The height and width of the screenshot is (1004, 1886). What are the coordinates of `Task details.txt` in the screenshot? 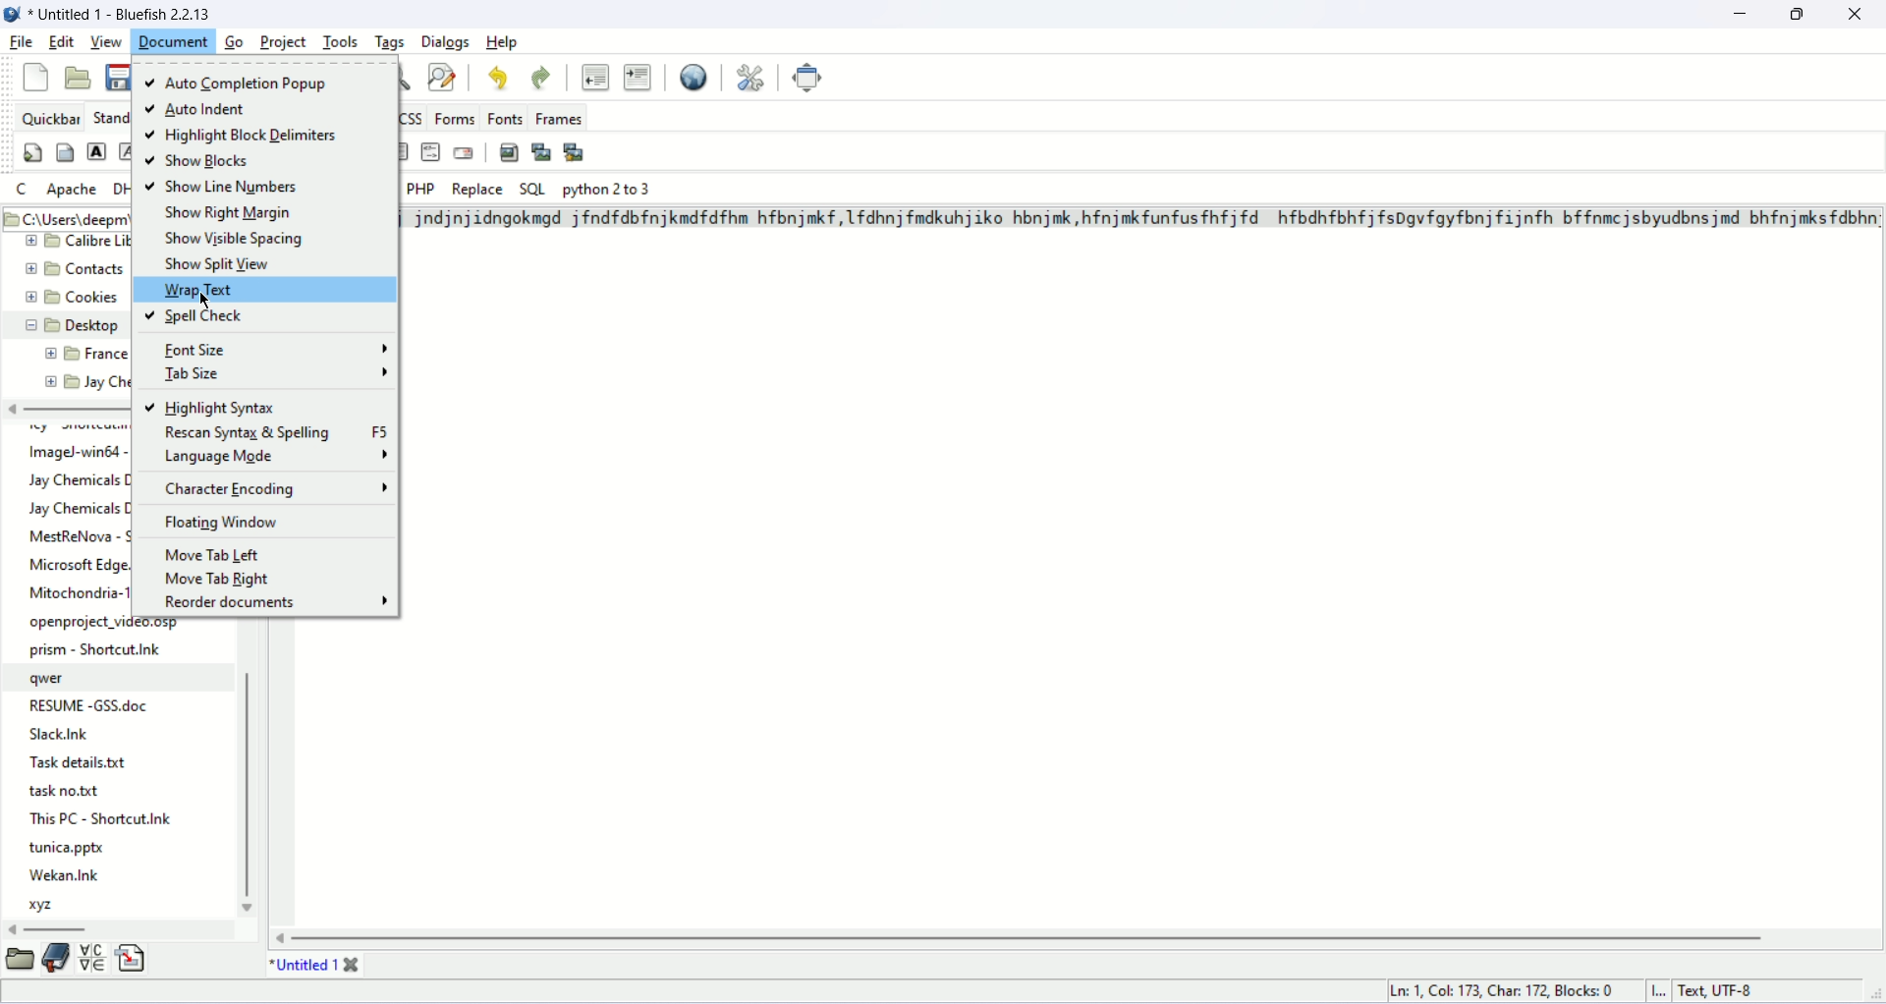 It's located at (83, 763).